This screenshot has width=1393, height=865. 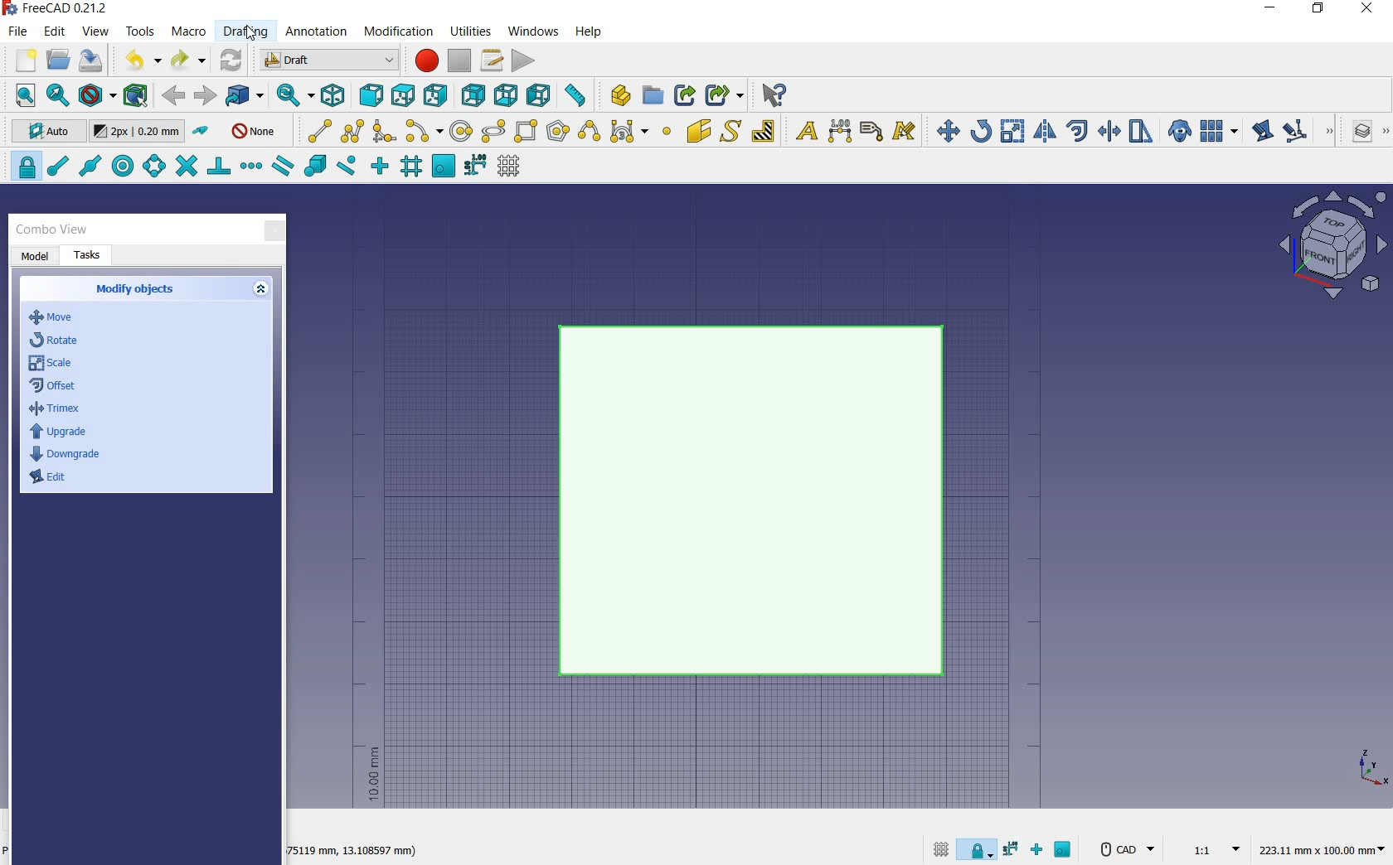 What do you see at coordinates (334, 98) in the screenshot?
I see `isometric` at bounding box center [334, 98].